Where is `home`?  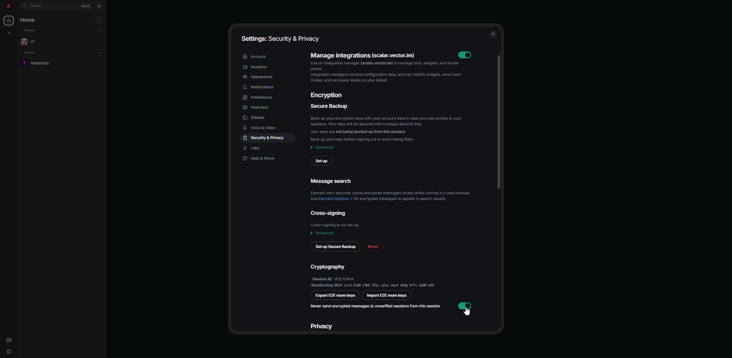
home is located at coordinates (8, 21).